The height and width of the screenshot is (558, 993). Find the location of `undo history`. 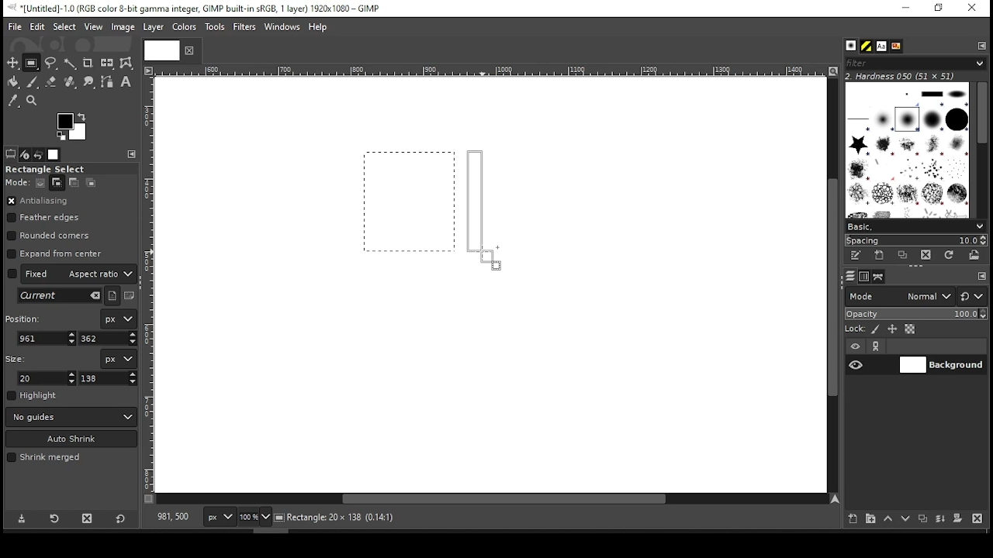

undo history is located at coordinates (40, 155).